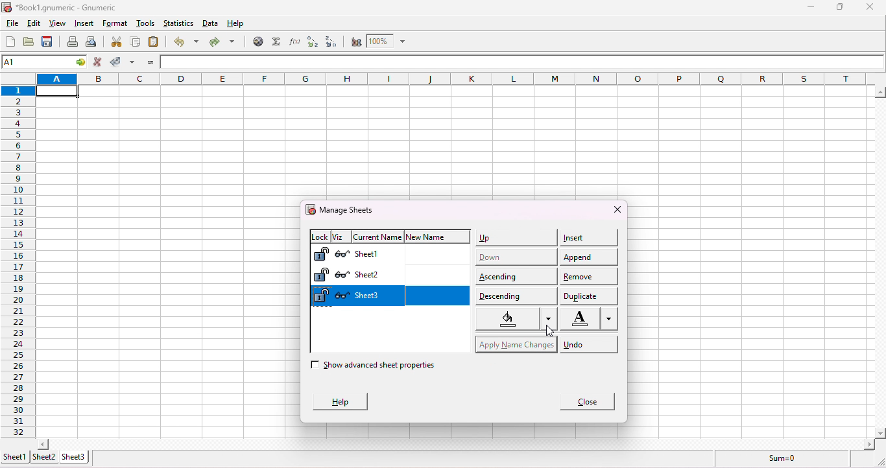  What do you see at coordinates (339, 235) in the screenshot?
I see `viz` at bounding box center [339, 235].